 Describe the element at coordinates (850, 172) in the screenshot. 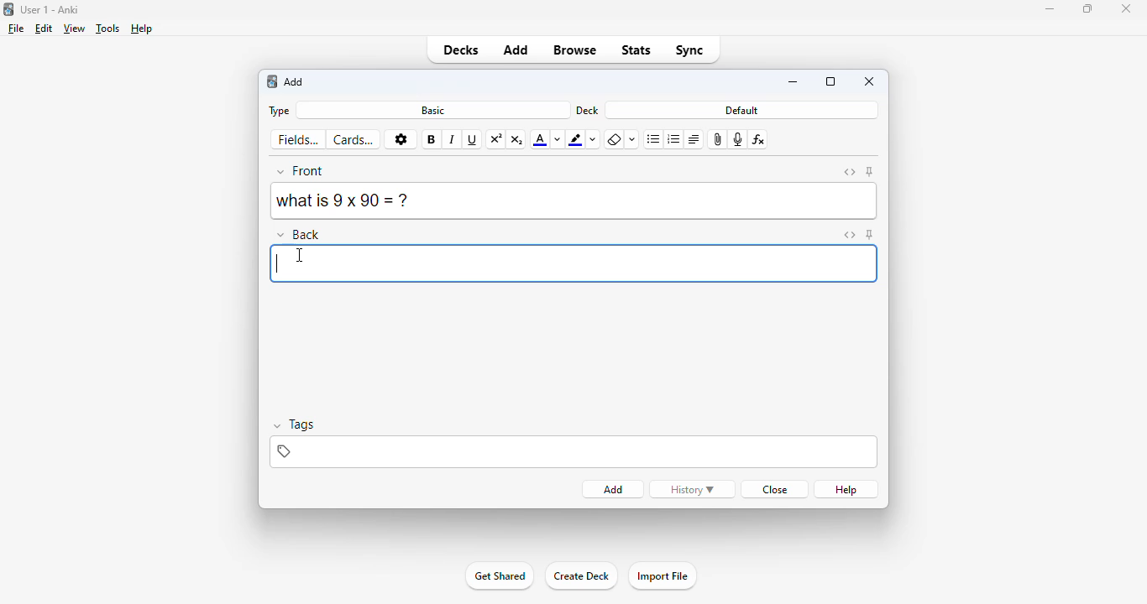

I see `toggle HTML editor` at that location.